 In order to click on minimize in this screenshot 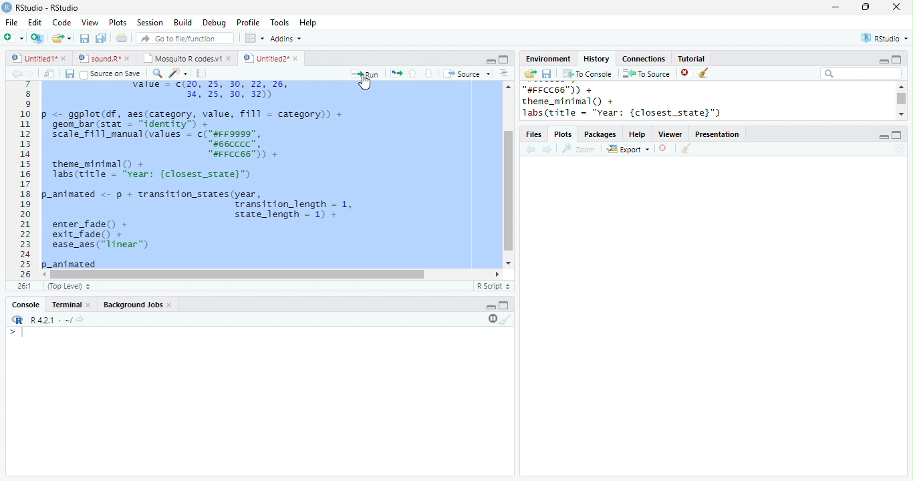, I will do `click(883, 61)`.